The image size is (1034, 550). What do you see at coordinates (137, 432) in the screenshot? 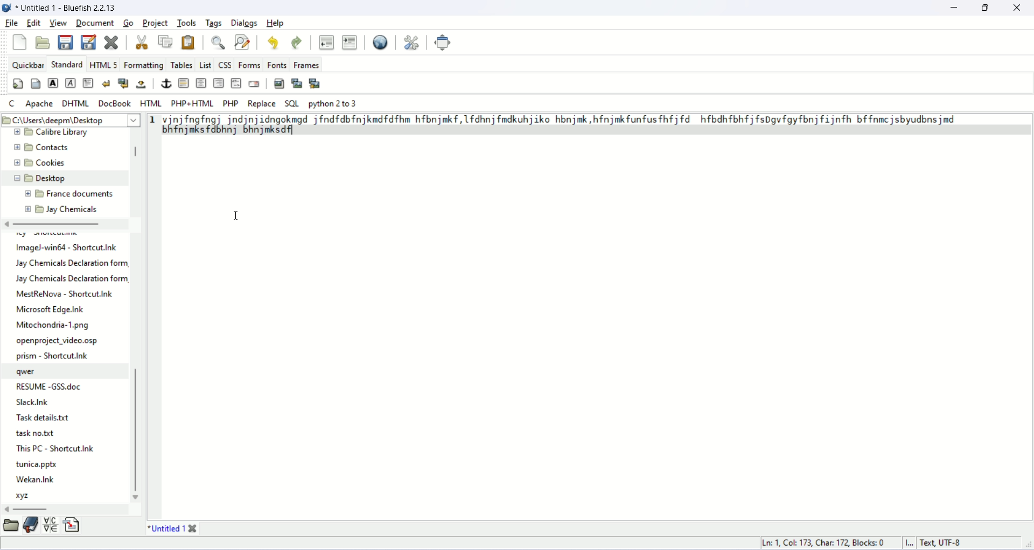
I see `vertical scroll bar` at bounding box center [137, 432].